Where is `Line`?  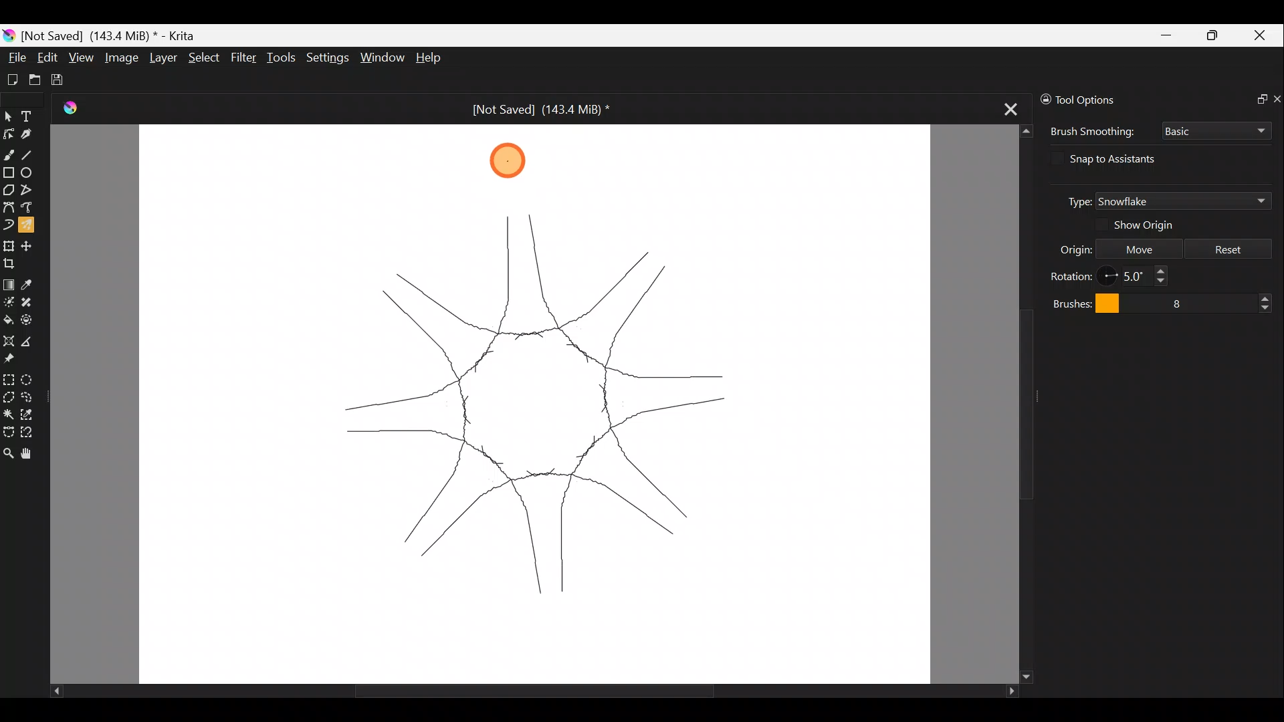 Line is located at coordinates (29, 152).